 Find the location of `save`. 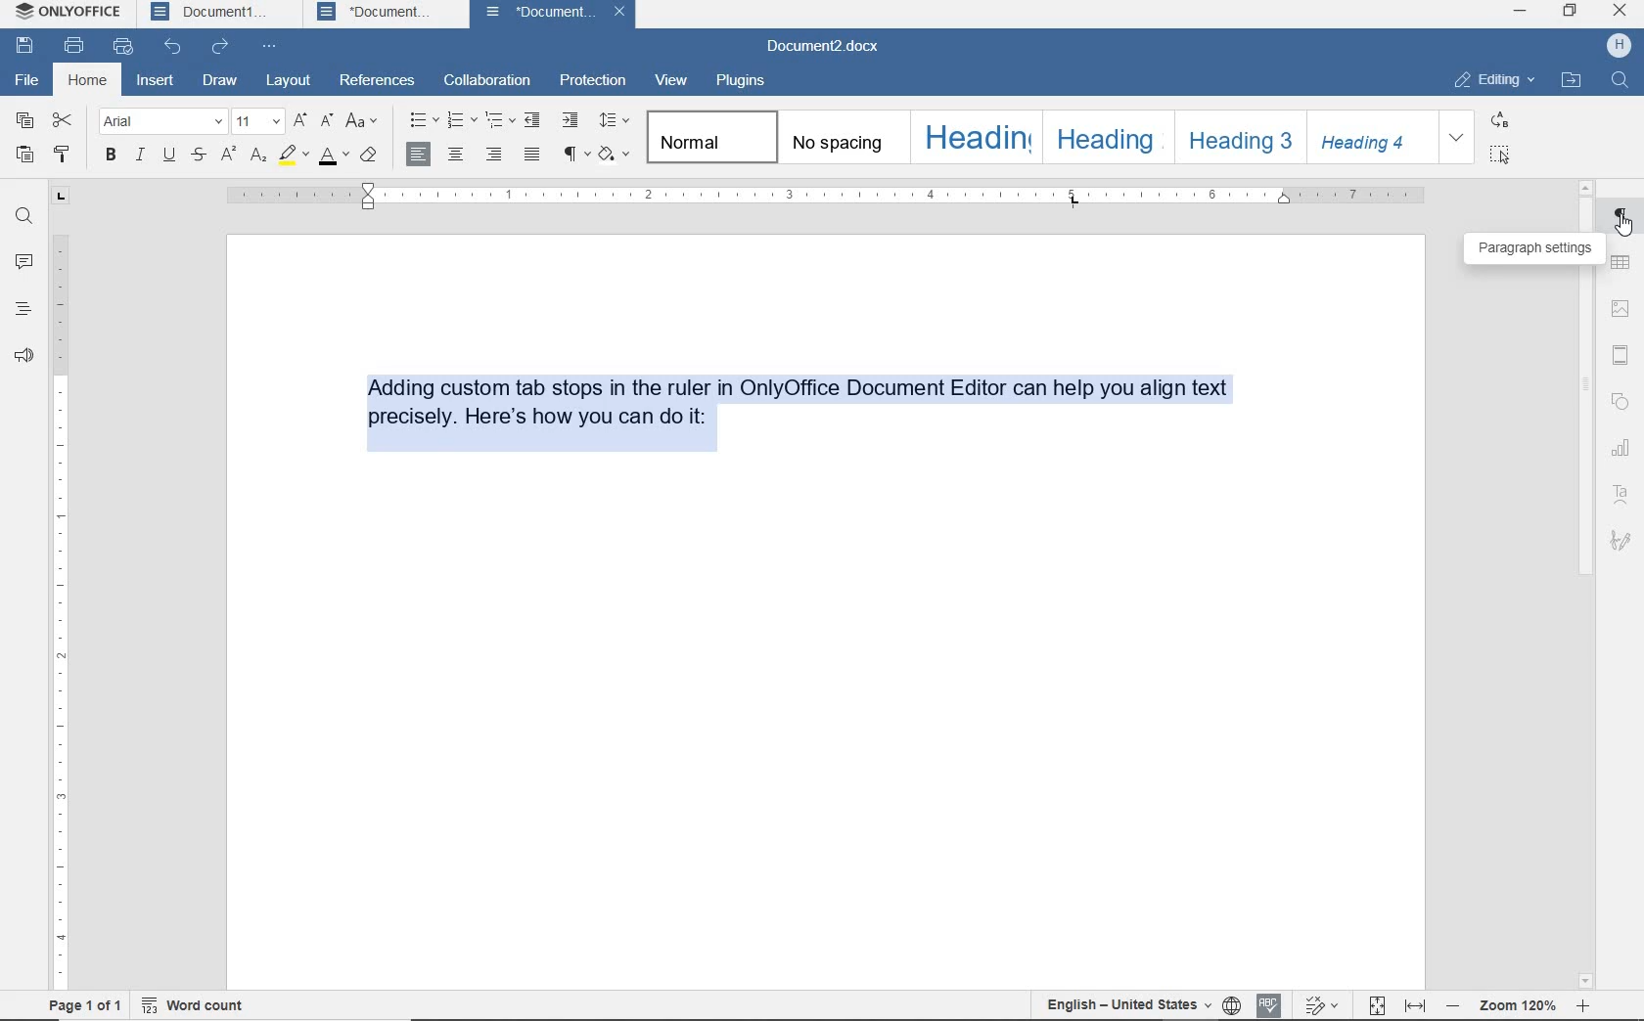

save is located at coordinates (24, 48).